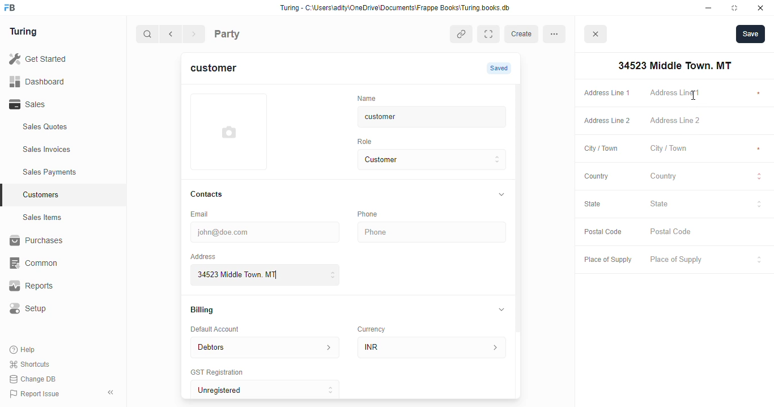 The height and width of the screenshot is (407, 774). Describe the element at coordinates (491, 34) in the screenshot. I see `Expand` at that location.